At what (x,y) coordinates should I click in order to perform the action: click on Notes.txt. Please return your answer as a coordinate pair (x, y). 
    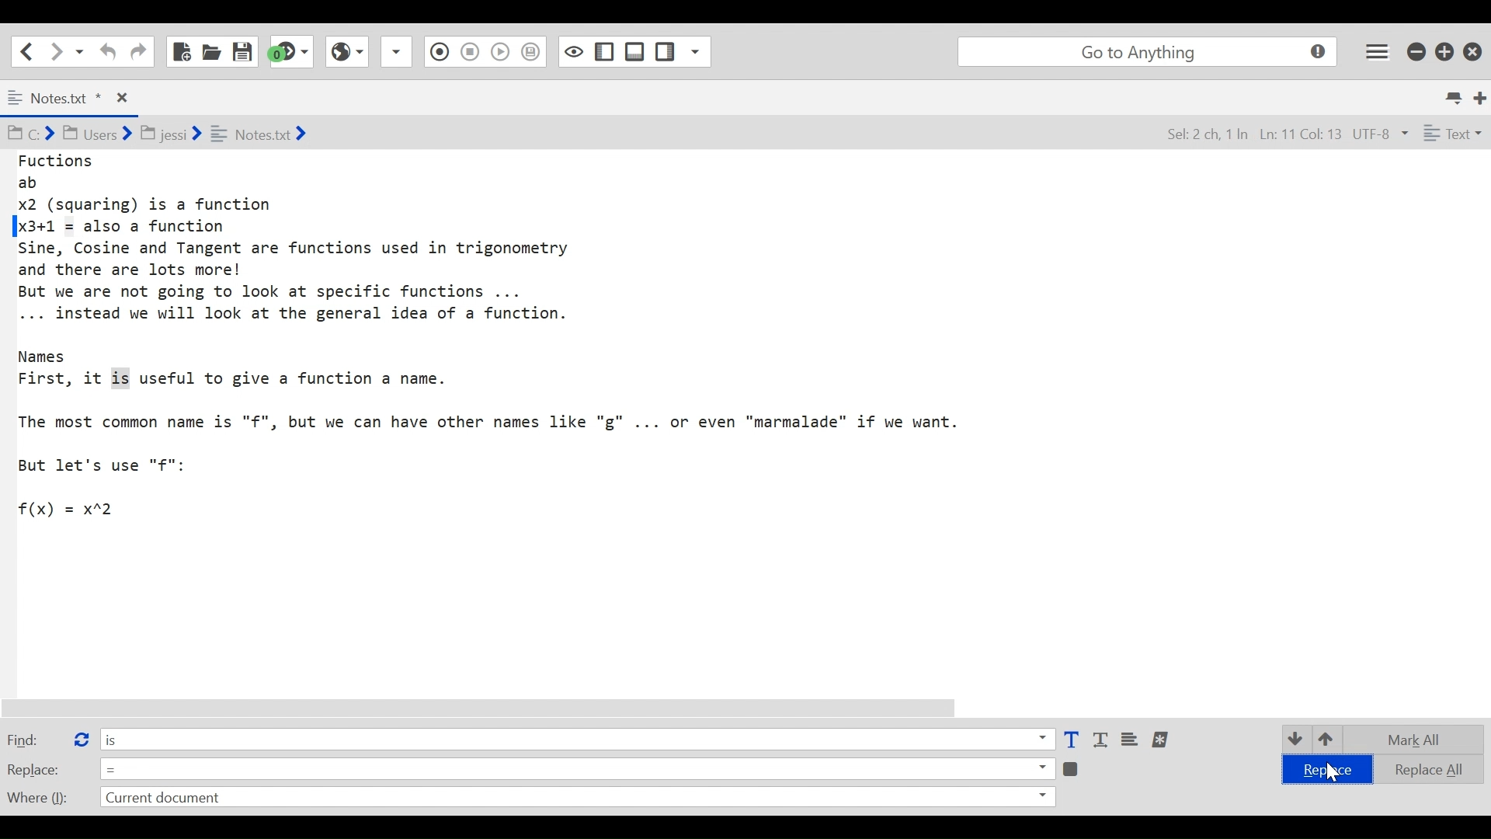
    Looking at the image, I should click on (73, 99).